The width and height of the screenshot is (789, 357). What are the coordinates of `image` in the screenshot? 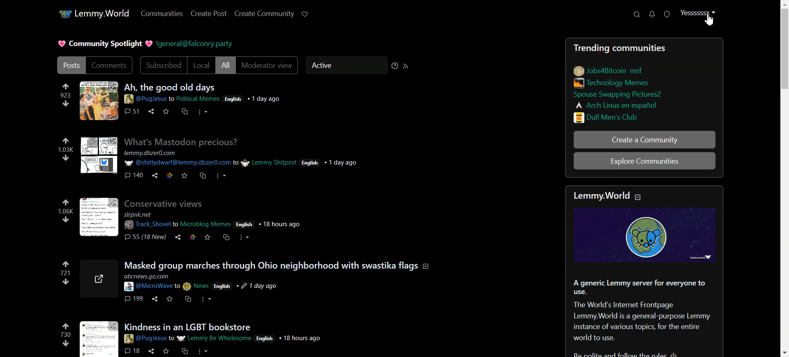 It's located at (97, 280).